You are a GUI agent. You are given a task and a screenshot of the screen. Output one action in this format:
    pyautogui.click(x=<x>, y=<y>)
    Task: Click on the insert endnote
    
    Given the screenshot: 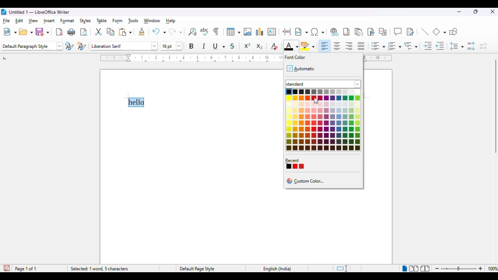 What is the action you would take?
    pyautogui.click(x=359, y=32)
    